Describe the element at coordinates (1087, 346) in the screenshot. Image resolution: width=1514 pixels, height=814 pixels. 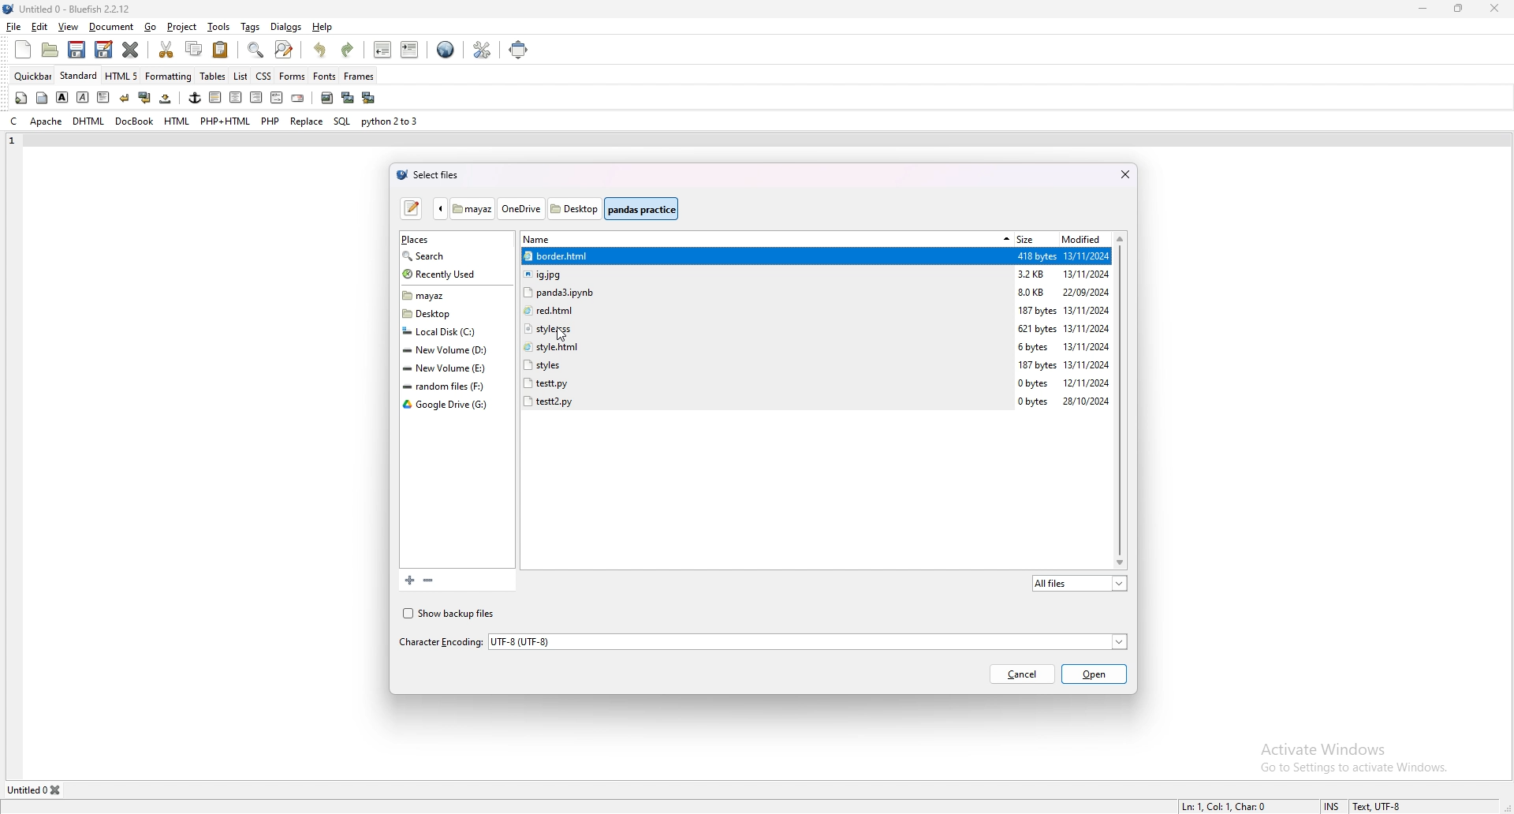
I see `13/11/2024` at that location.